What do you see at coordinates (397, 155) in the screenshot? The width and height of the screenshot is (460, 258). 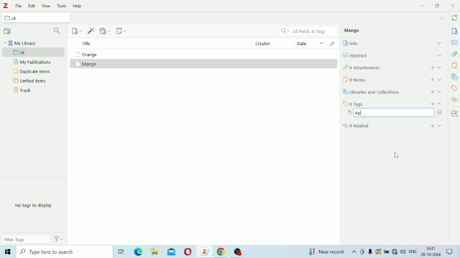 I see `Cursor` at bounding box center [397, 155].